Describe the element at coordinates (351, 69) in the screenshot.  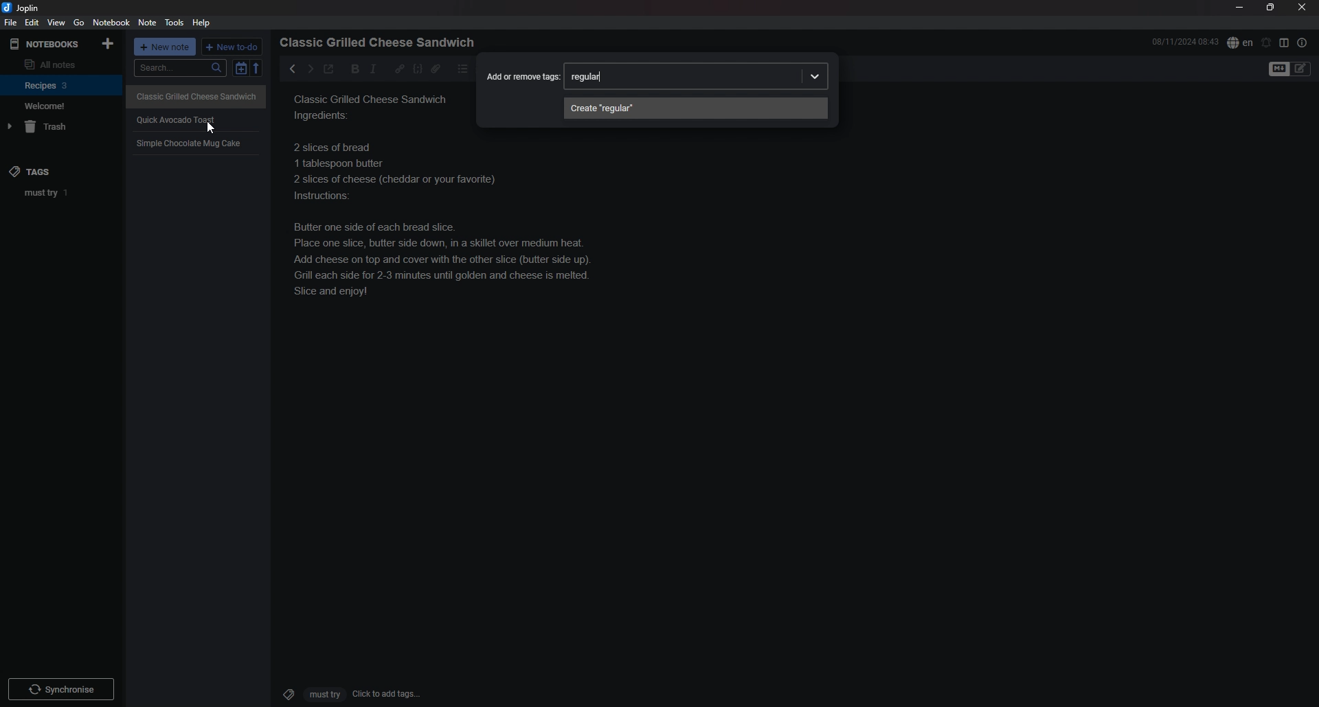
I see `bold` at that location.